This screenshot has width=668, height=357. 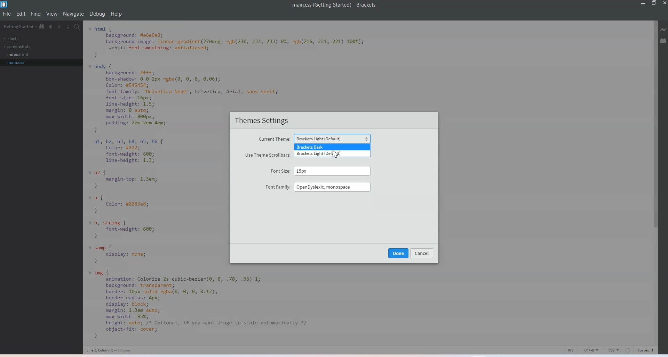 What do you see at coordinates (614, 350) in the screenshot?
I see `CSS` at bounding box center [614, 350].